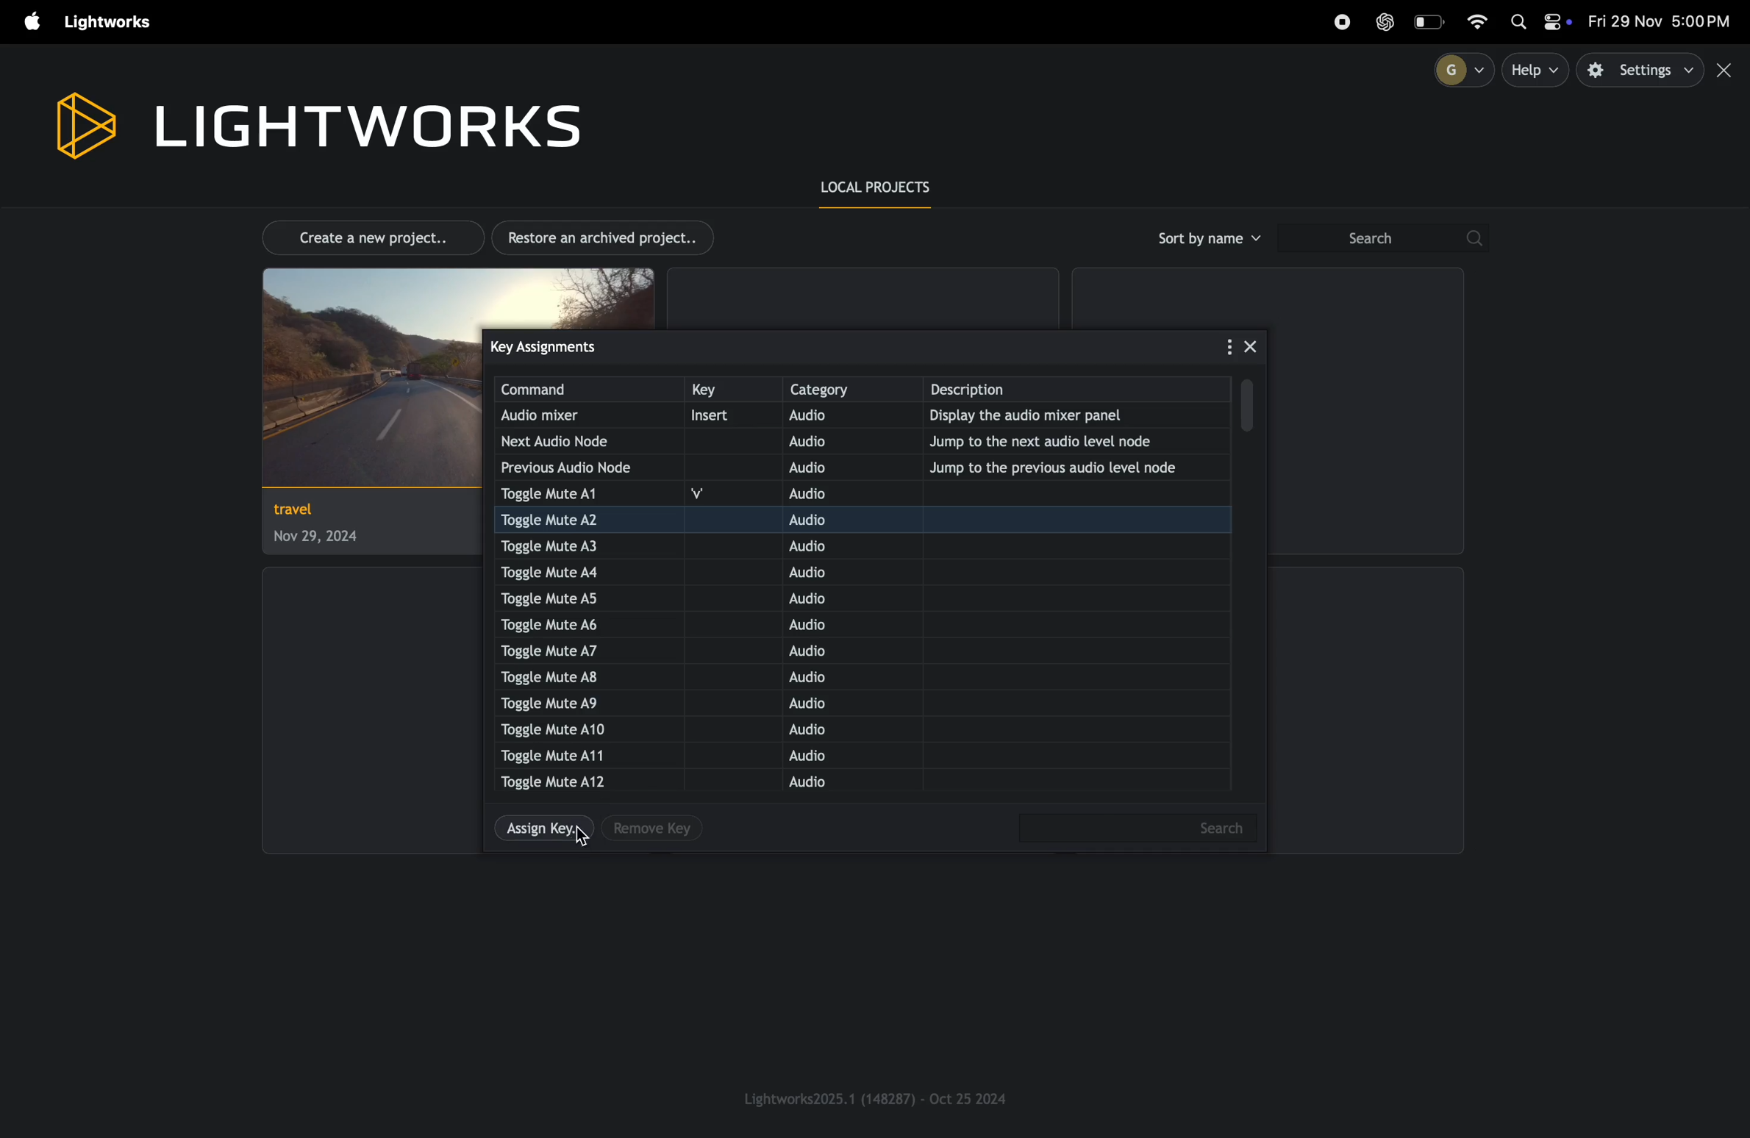 The image size is (1750, 1138). I want to click on audio, so click(832, 466).